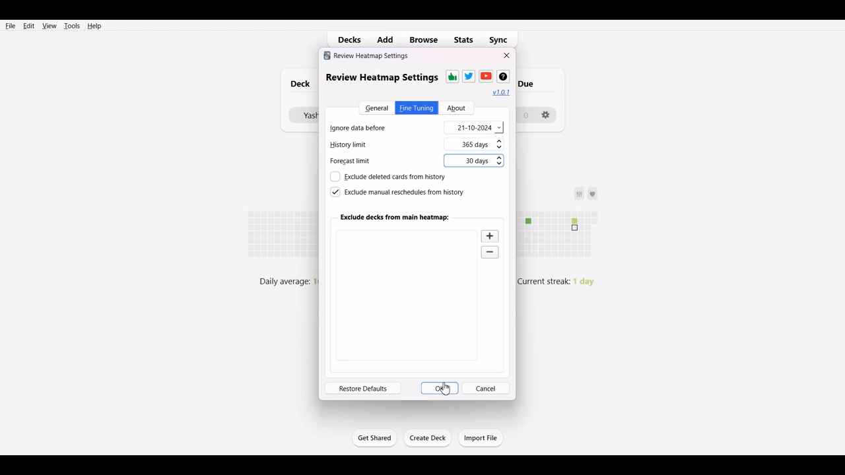 This screenshot has width=845, height=475. Describe the element at coordinates (374, 437) in the screenshot. I see `Get Started` at that location.